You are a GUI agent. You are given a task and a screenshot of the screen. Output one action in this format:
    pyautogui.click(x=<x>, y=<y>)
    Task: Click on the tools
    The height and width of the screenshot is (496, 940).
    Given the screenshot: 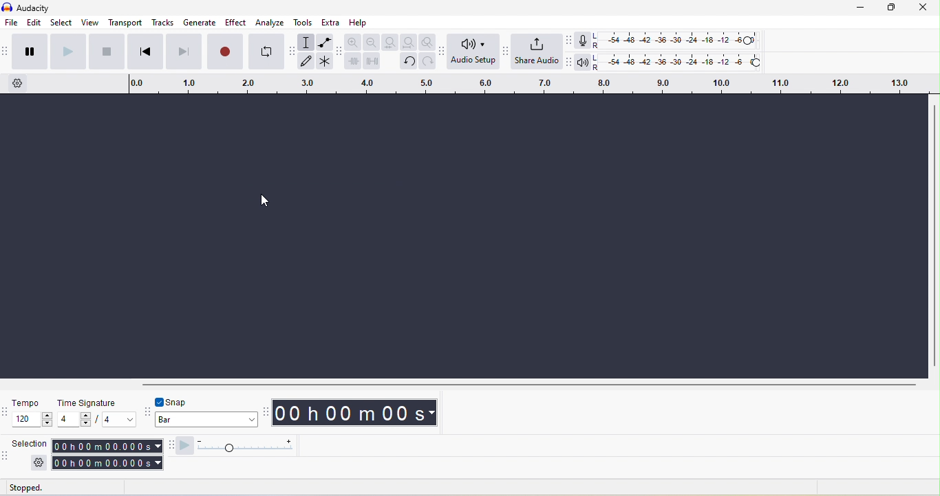 What is the action you would take?
    pyautogui.click(x=303, y=23)
    